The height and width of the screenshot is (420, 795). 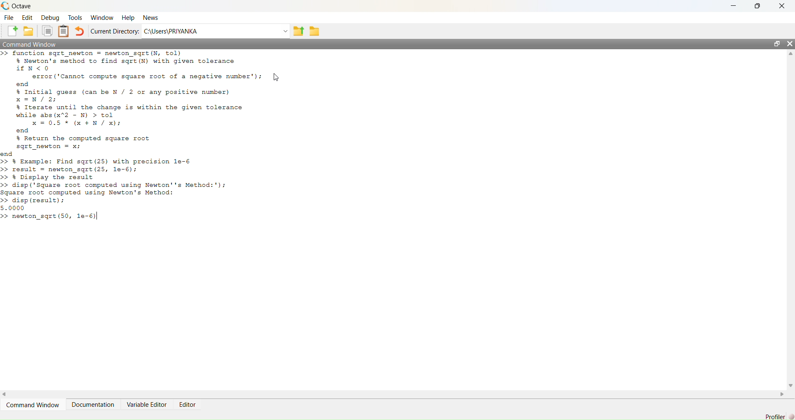 What do you see at coordinates (80, 31) in the screenshot?
I see `Undo` at bounding box center [80, 31].